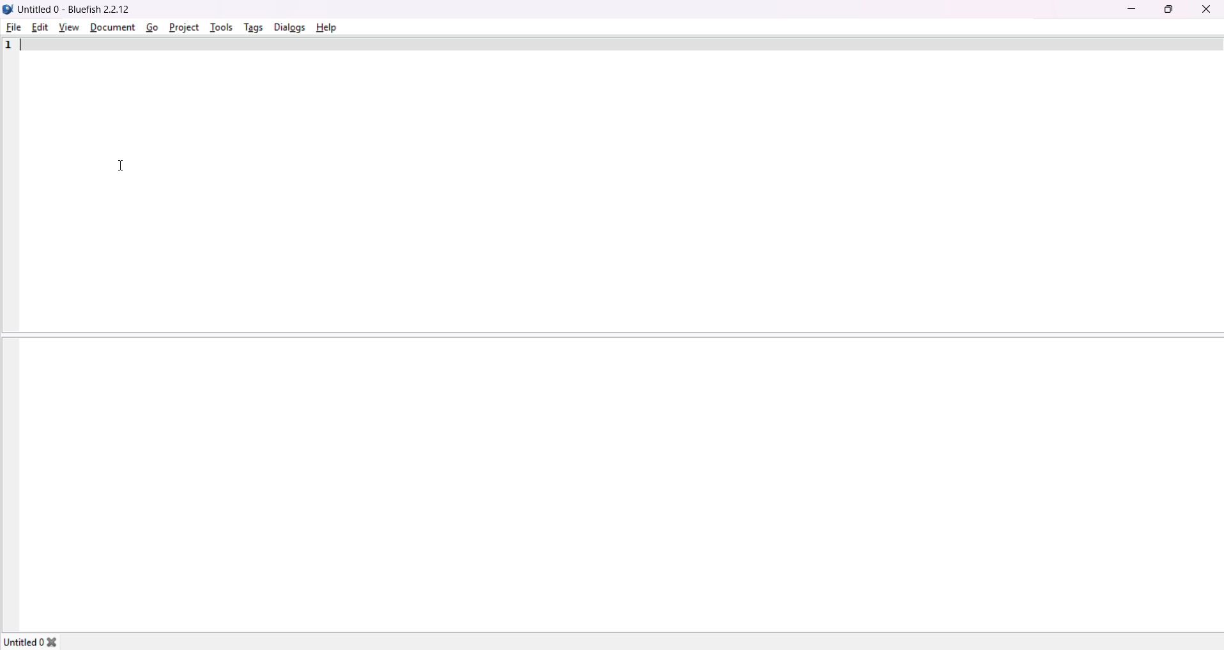 This screenshot has width=1224, height=650. Describe the element at coordinates (288, 26) in the screenshot. I see `dialog` at that location.